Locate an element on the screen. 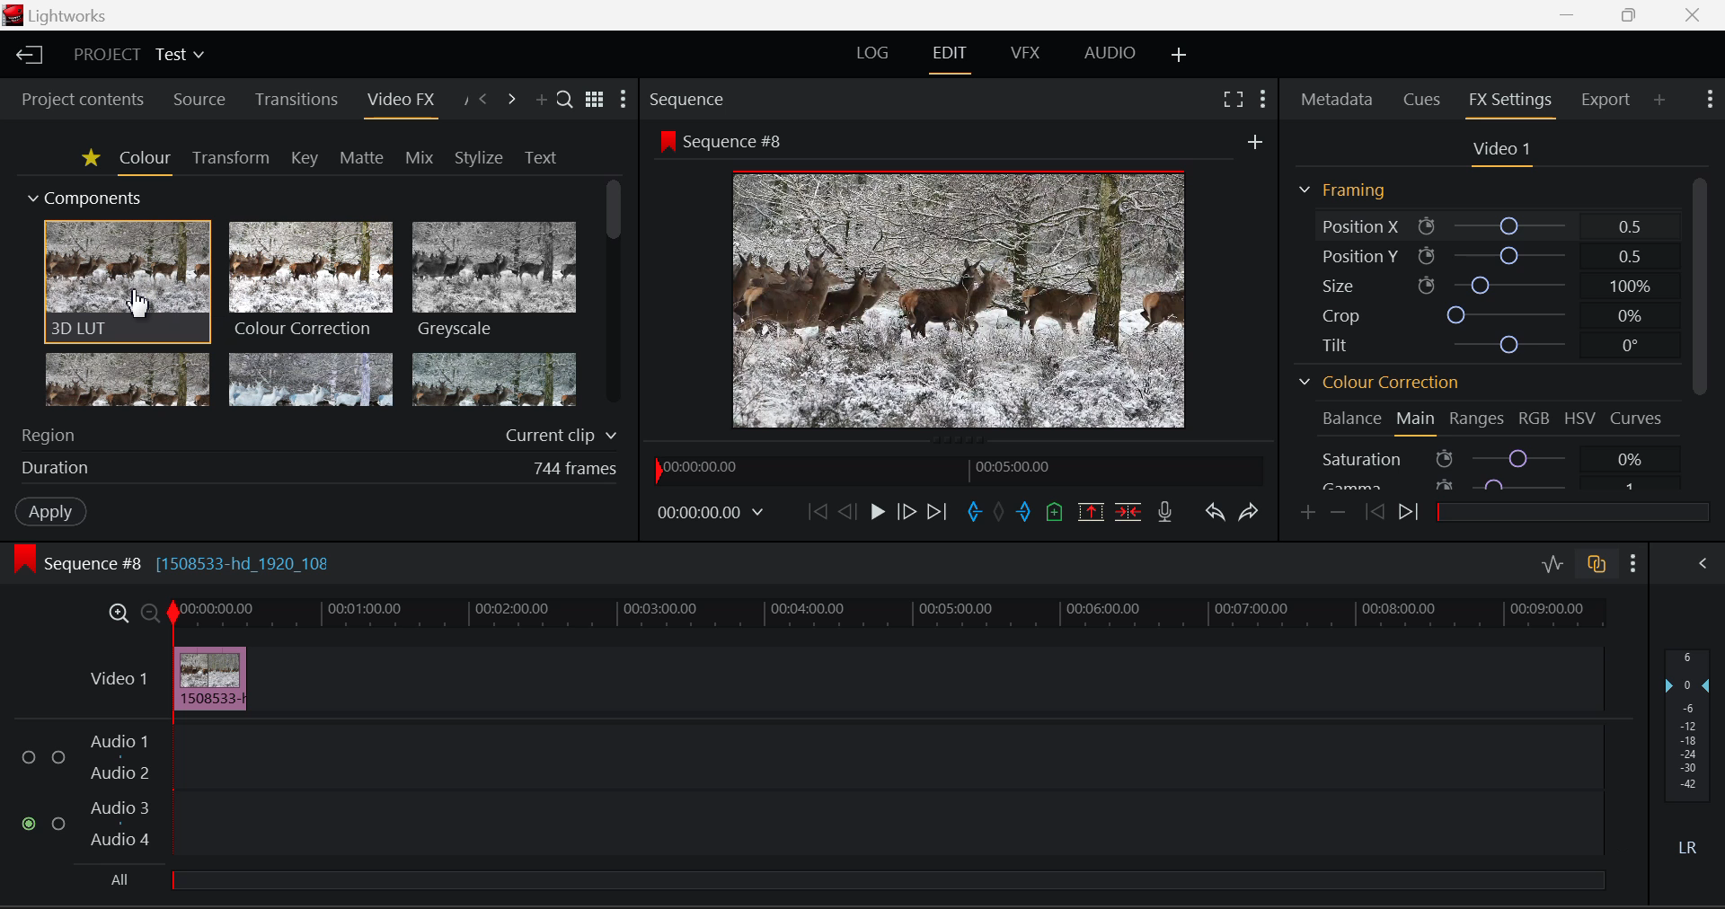 Image resolution: width=1725 pixels, height=909 pixels. Audio 2 is located at coordinates (122, 774).